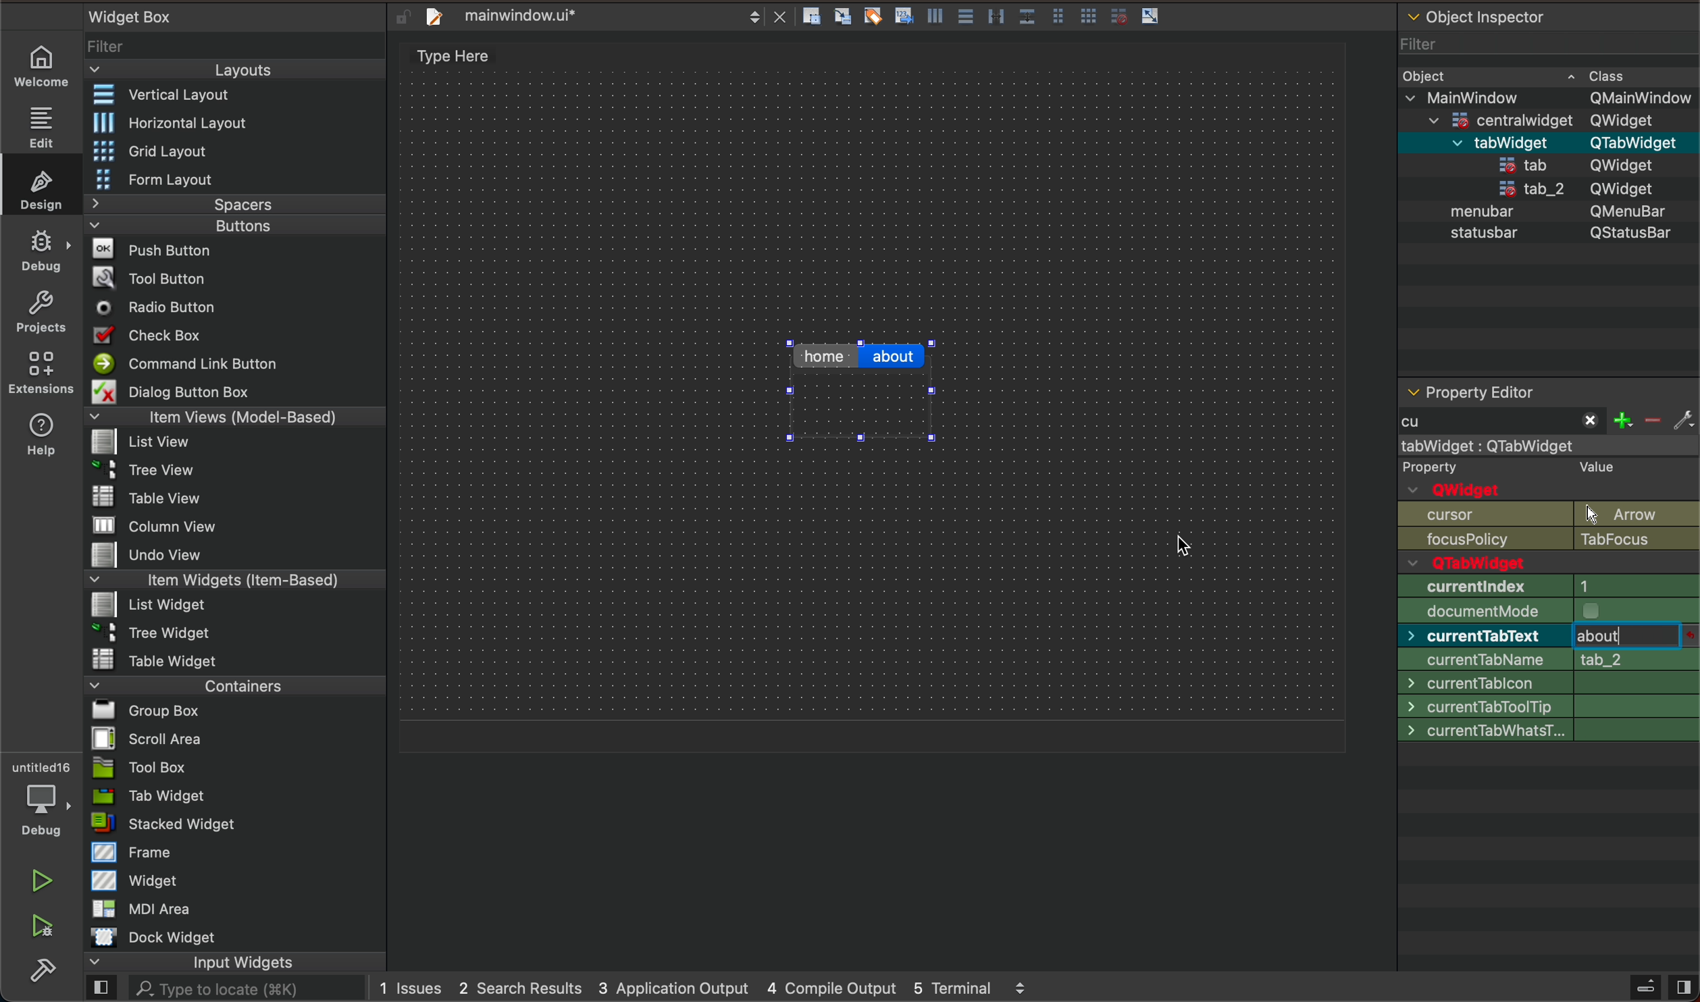 Image resolution: width=1700 pixels, height=1002 pixels. What do you see at coordinates (1549, 610) in the screenshot?
I see `size policy` at bounding box center [1549, 610].